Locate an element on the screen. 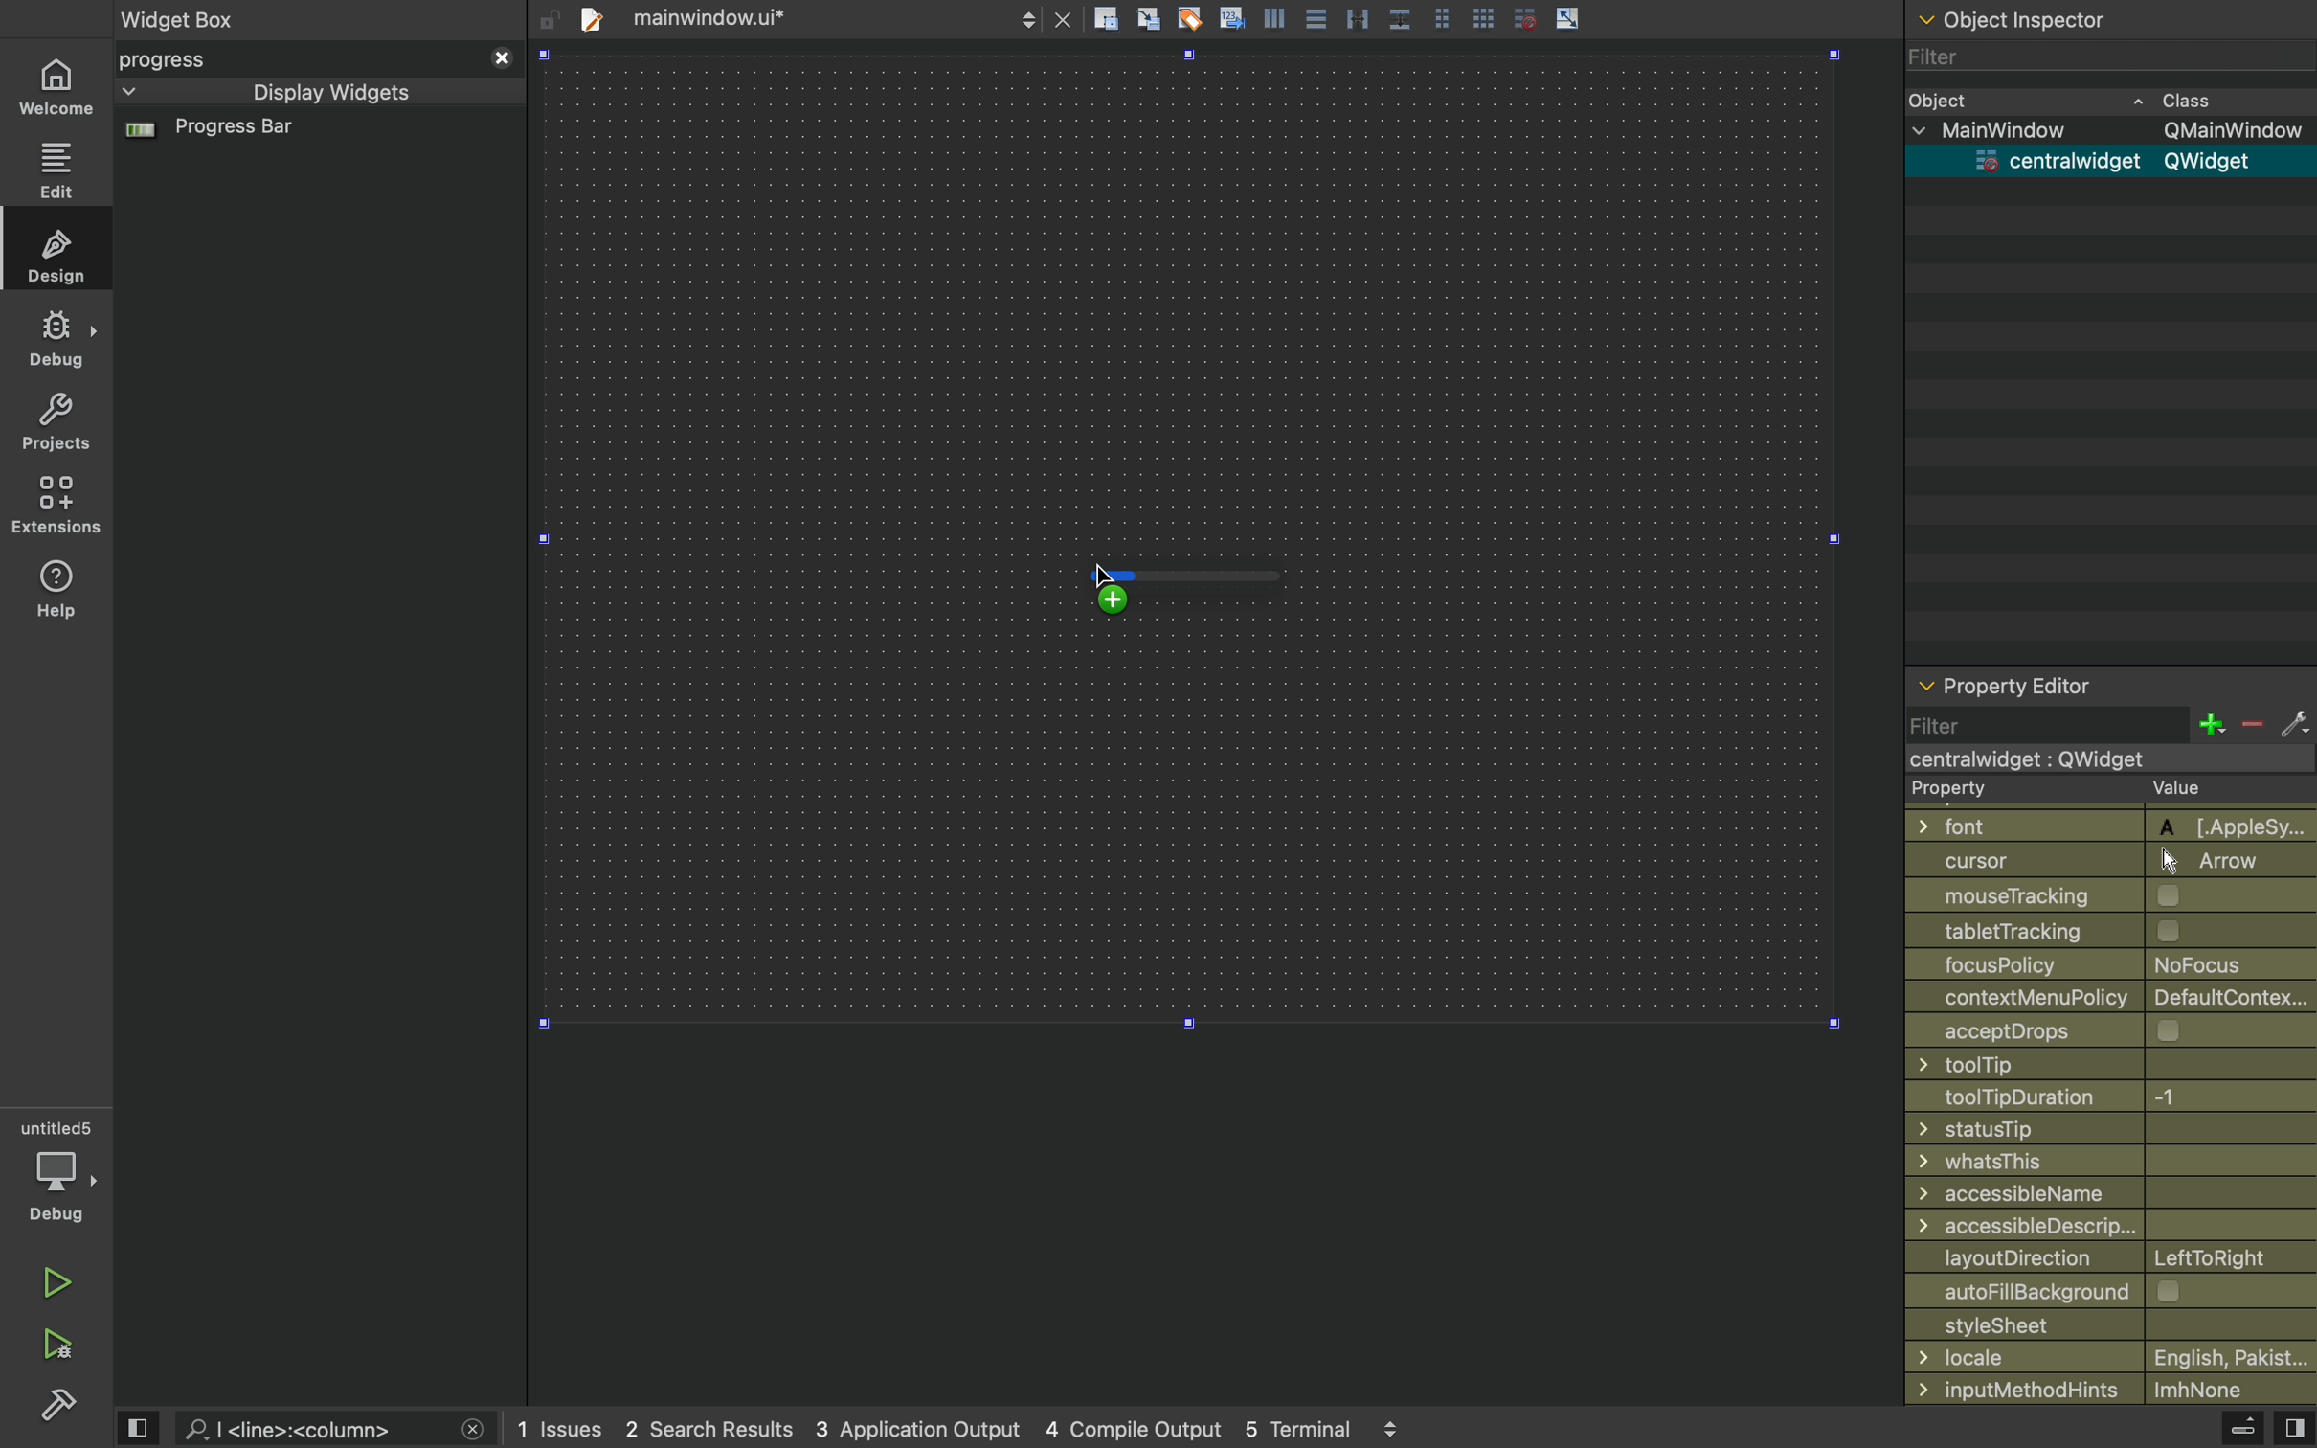 Image resolution: width=2317 pixels, height=1448 pixels. object is located at coordinates (2091, 99).